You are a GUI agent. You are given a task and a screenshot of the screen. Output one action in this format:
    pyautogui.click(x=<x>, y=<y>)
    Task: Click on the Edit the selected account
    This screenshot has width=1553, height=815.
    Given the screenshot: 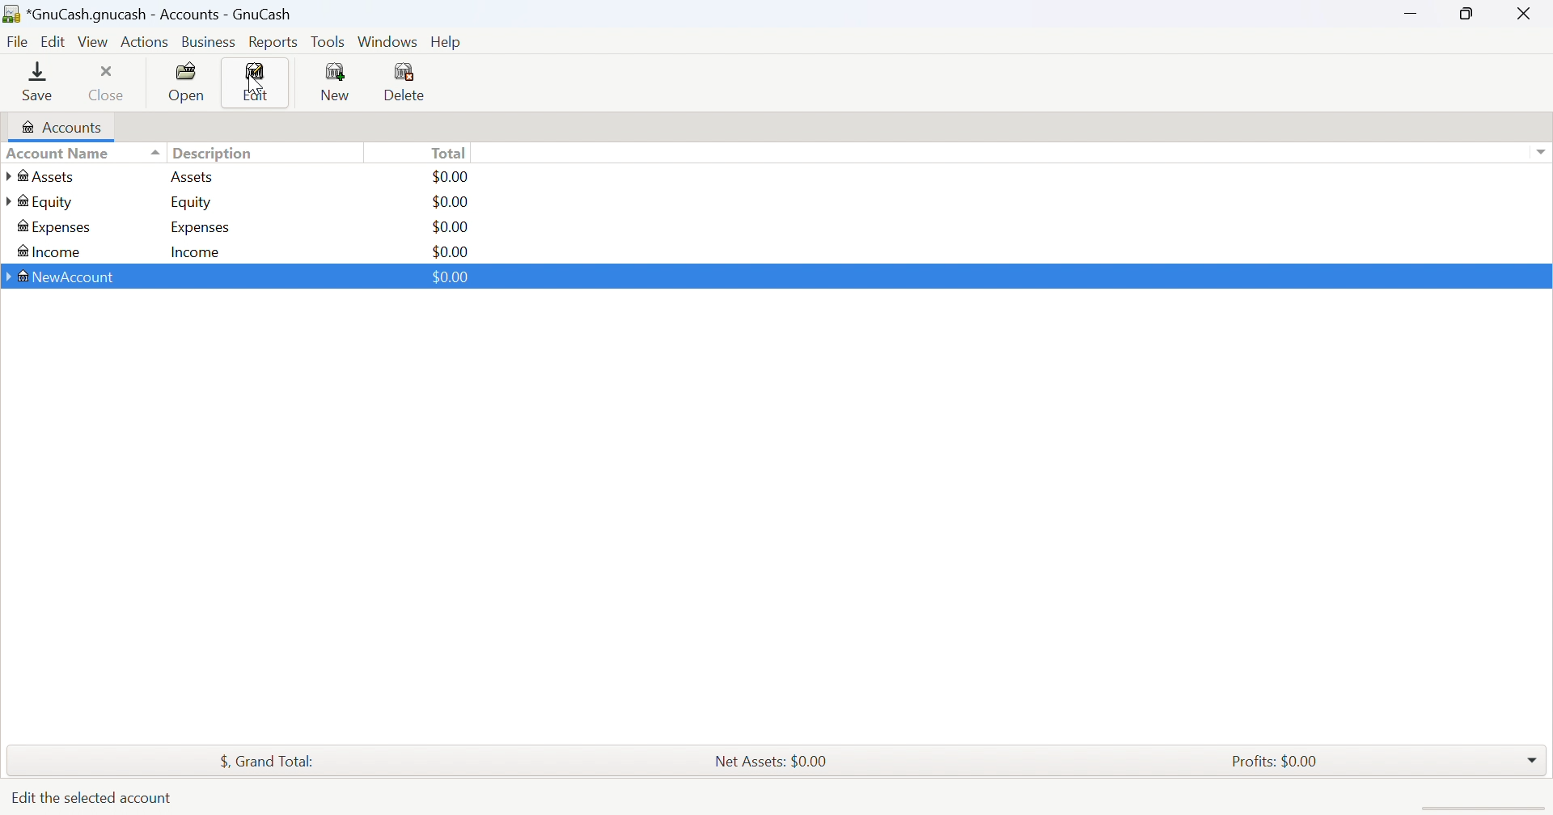 What is the action you would take?
    pyautogui.click(x=94, y=796)
    